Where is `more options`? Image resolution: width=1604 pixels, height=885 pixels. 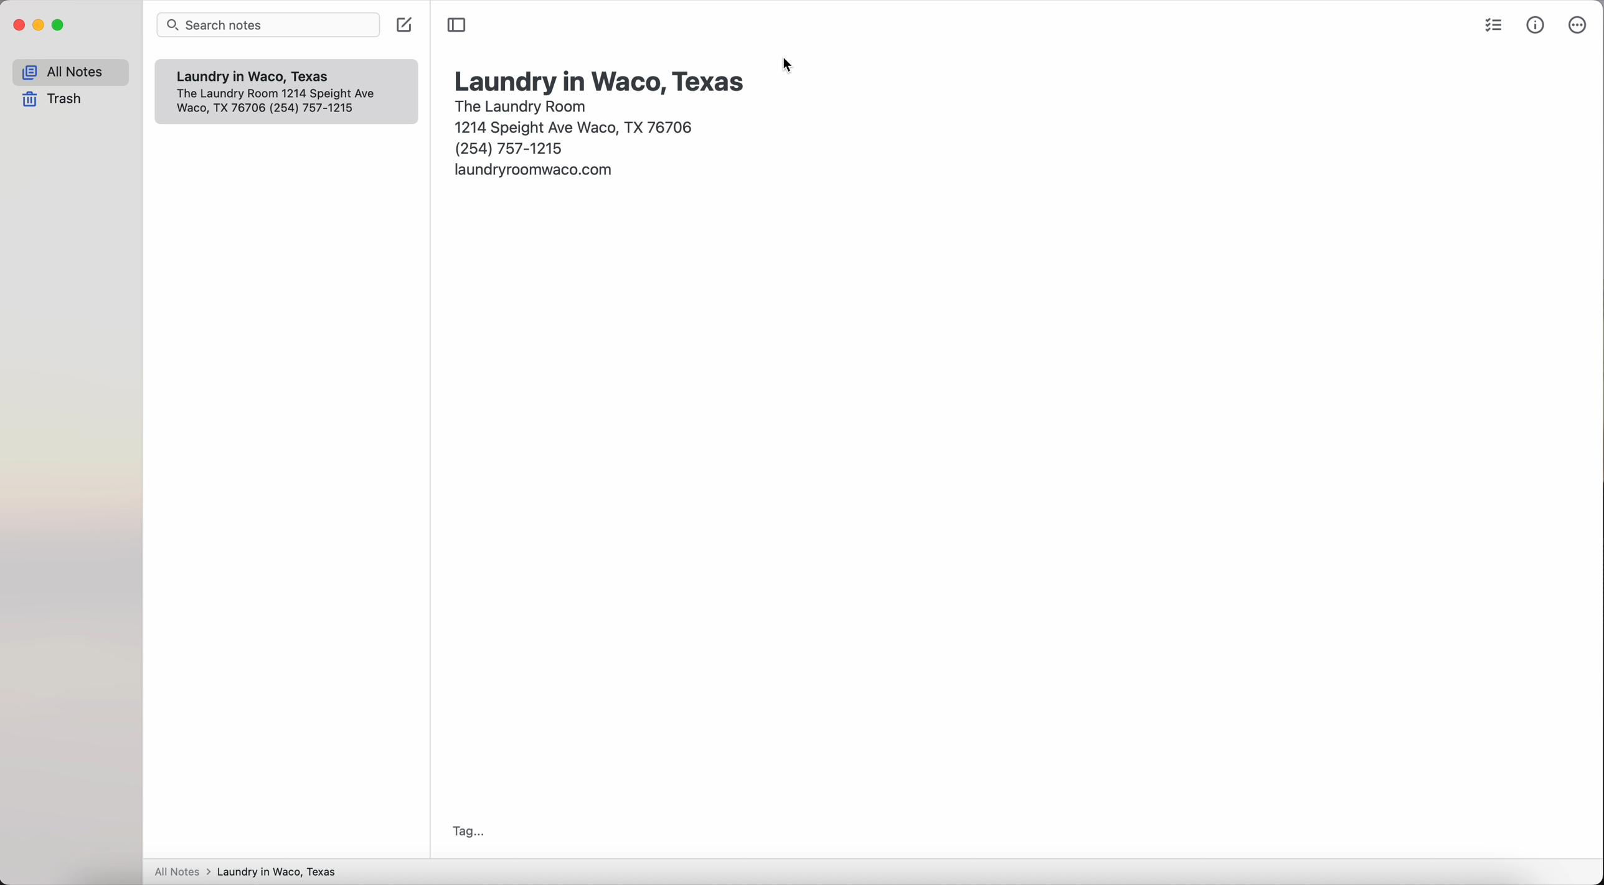 more options is located at coordinates (1576, 26).